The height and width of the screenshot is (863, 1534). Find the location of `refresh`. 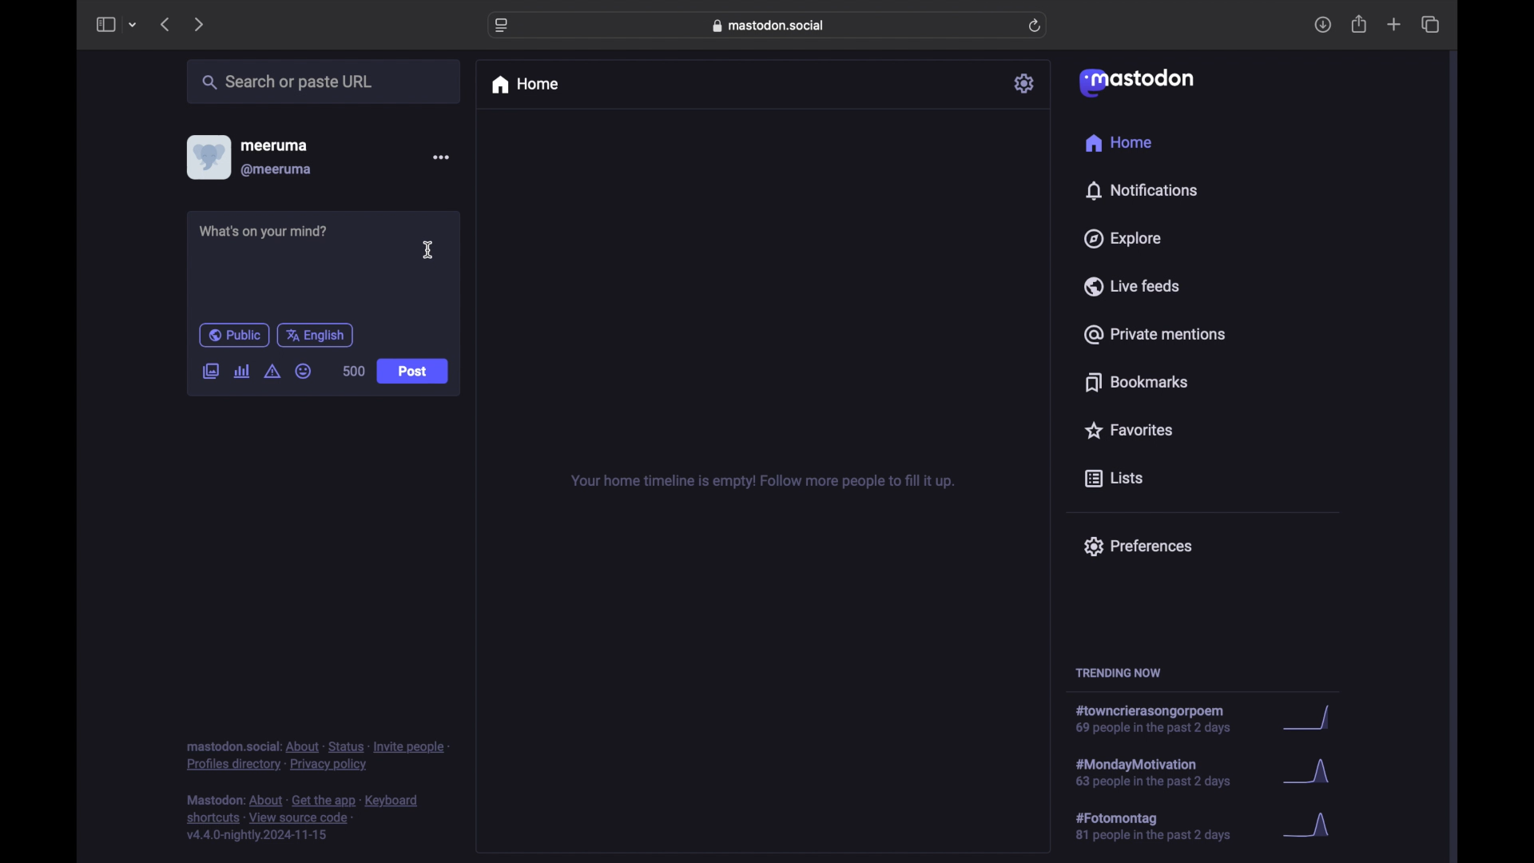

refresh is located at coordinates (1036, 26).